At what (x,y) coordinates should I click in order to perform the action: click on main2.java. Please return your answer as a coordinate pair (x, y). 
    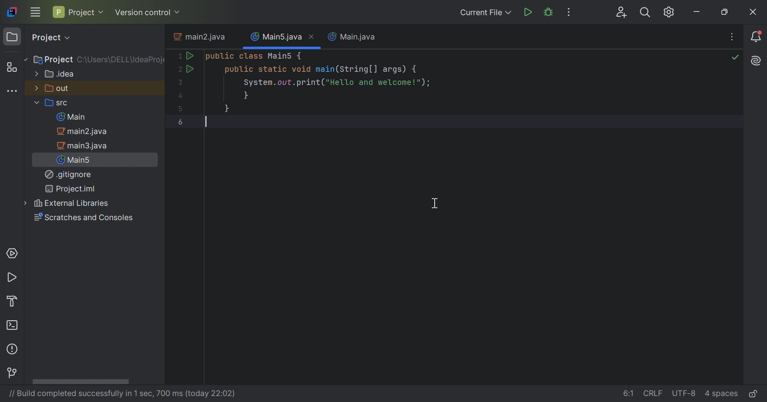
    Looking at the image, I should click on (201, 37).